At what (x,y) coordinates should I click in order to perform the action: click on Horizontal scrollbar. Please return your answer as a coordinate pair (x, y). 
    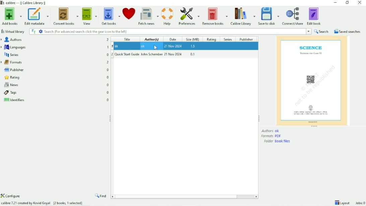
    Looking at the image, I should click on (178, 196).